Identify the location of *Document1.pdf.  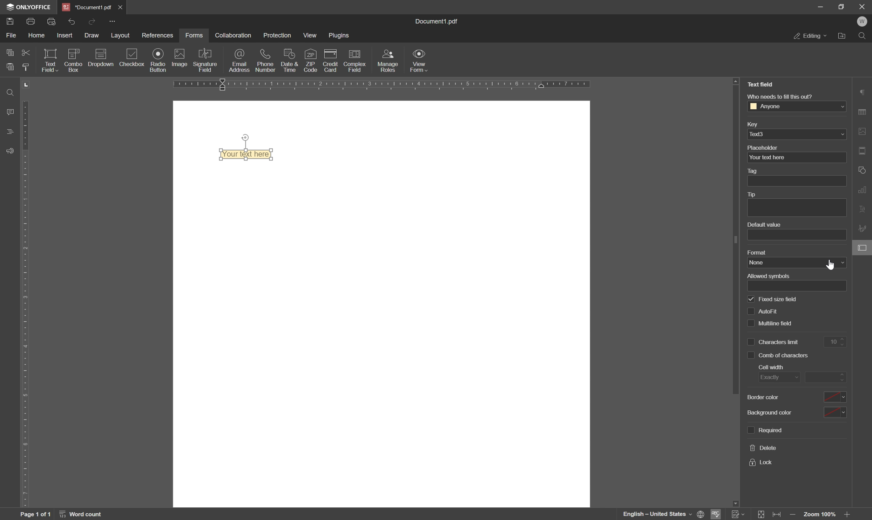
(122, 7).